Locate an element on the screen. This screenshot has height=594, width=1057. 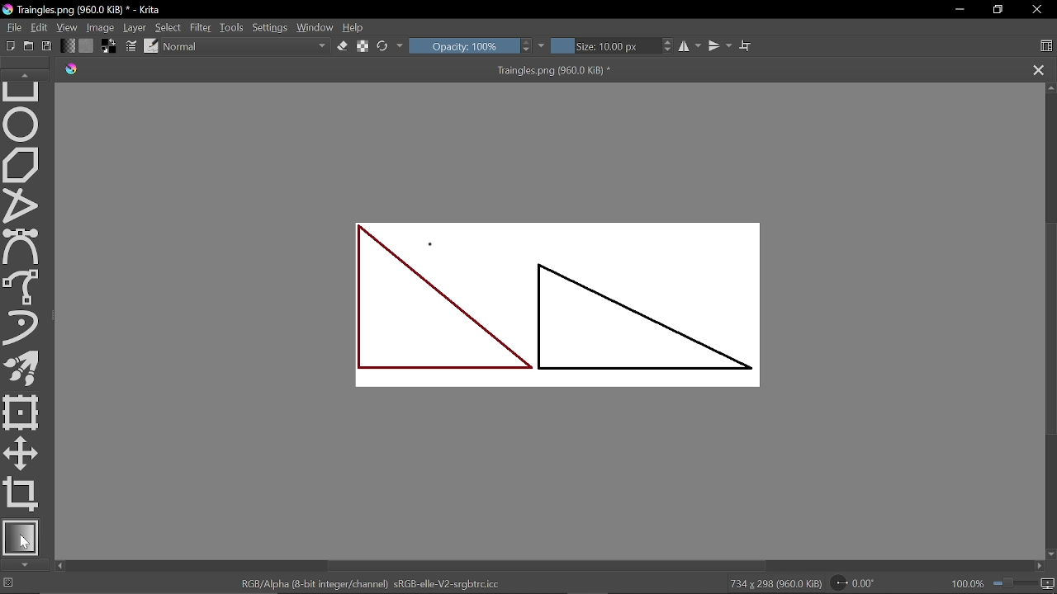
Ellipse tool is located at coordinates (21, 125).